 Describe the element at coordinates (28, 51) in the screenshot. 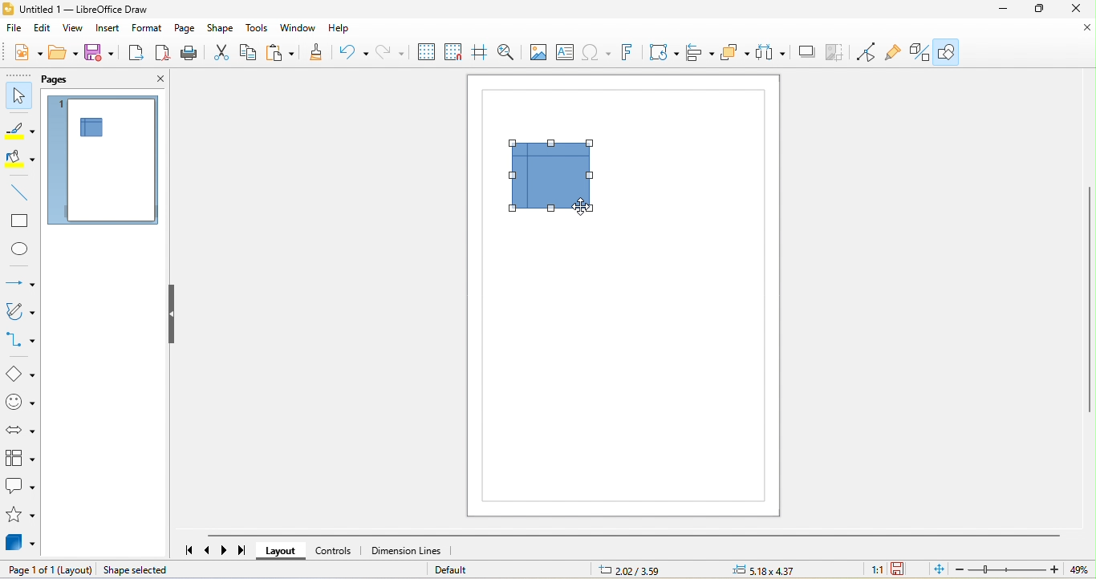

I see `new` at that location.